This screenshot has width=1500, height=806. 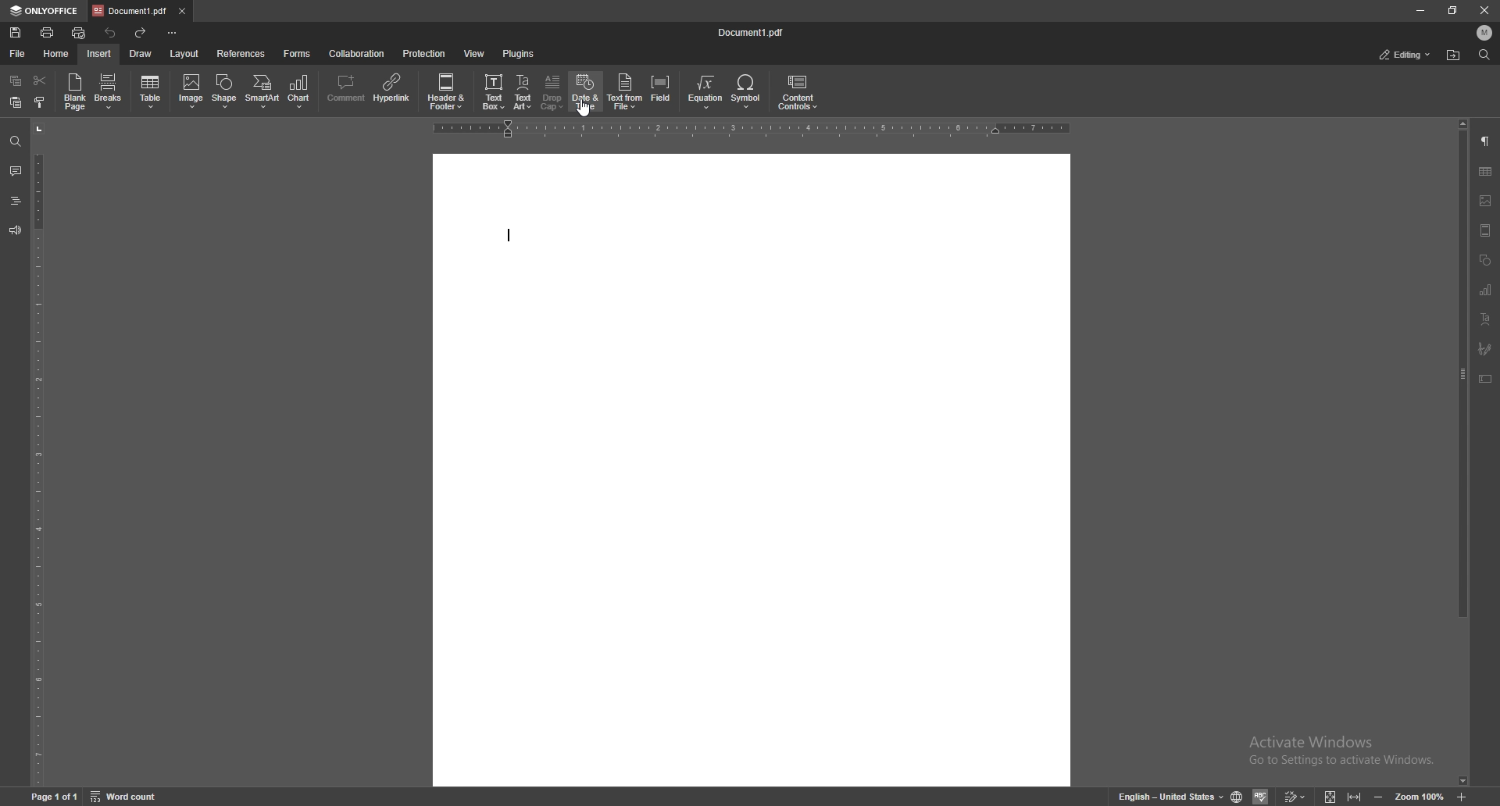 I want to click on chart, so click(x=1487, y=292).